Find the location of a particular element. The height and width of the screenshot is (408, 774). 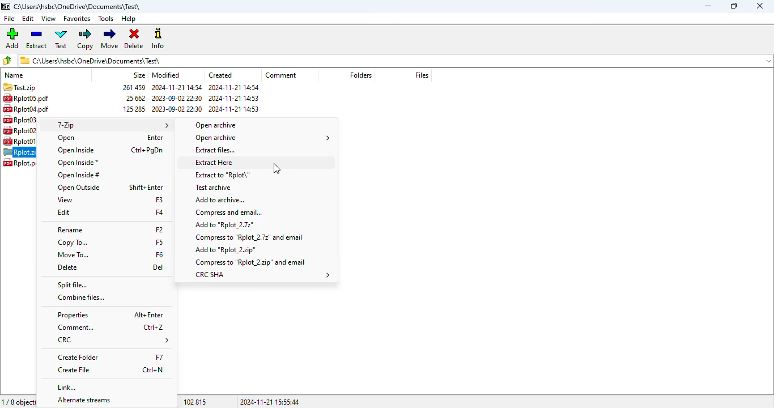

modified date & time is located at coordinates (177, 99).